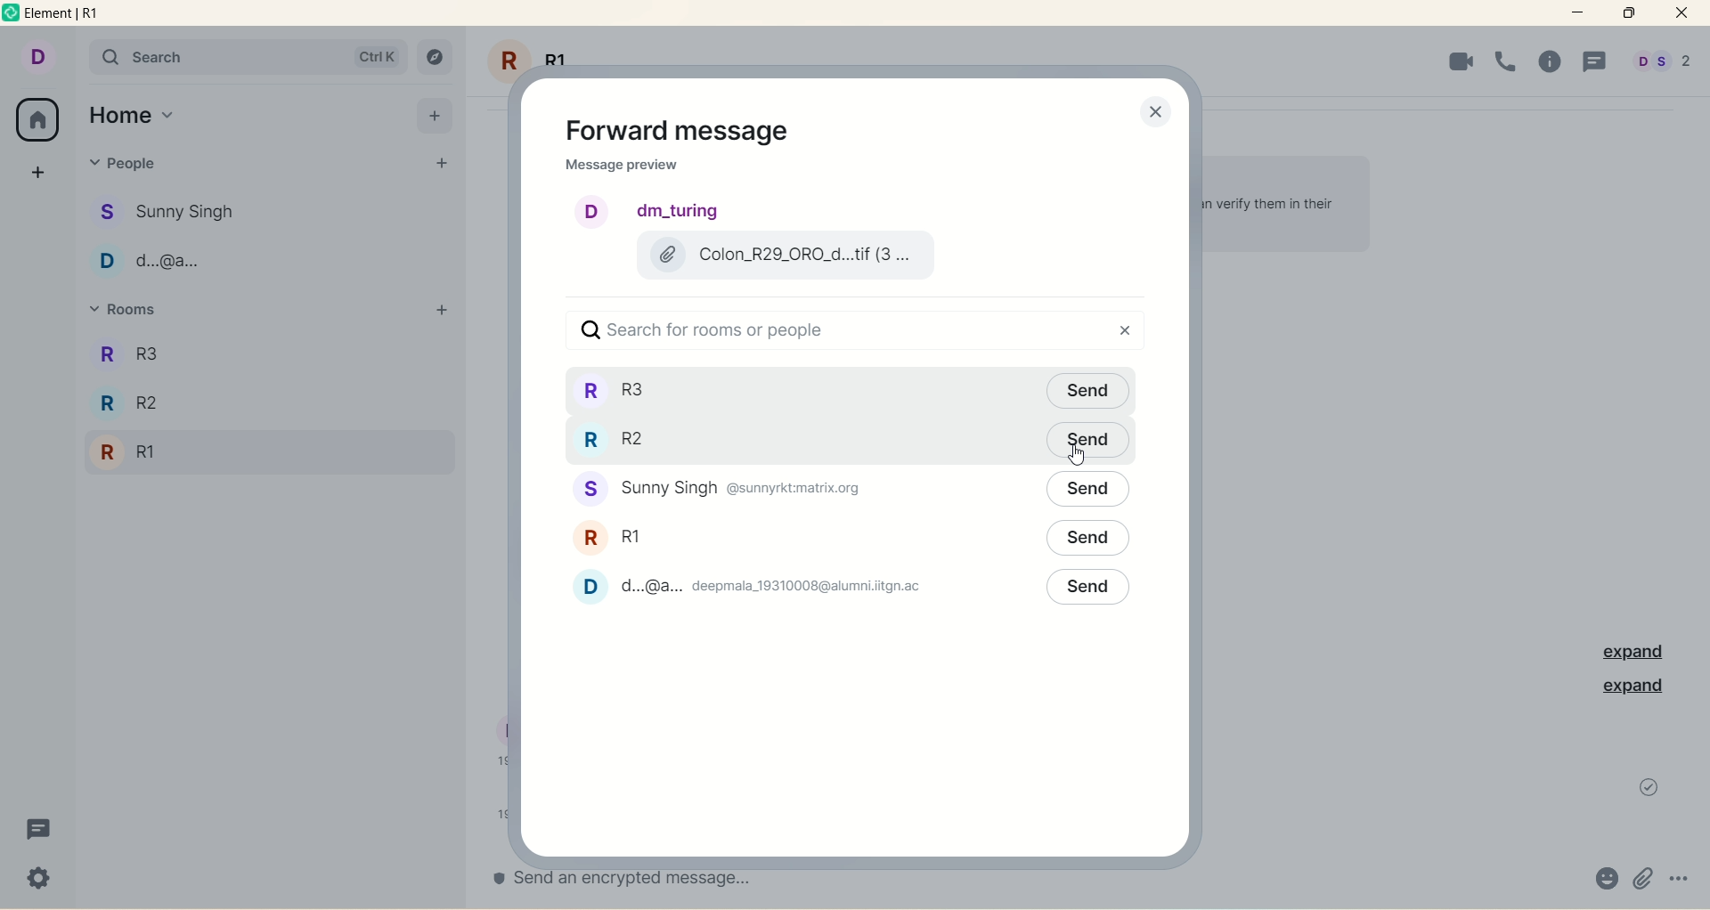 The height and width of the screenshot is (910, 1710). Describe the element at coordinates (624, 391) in the screenshot. I see `rooms` at that location.